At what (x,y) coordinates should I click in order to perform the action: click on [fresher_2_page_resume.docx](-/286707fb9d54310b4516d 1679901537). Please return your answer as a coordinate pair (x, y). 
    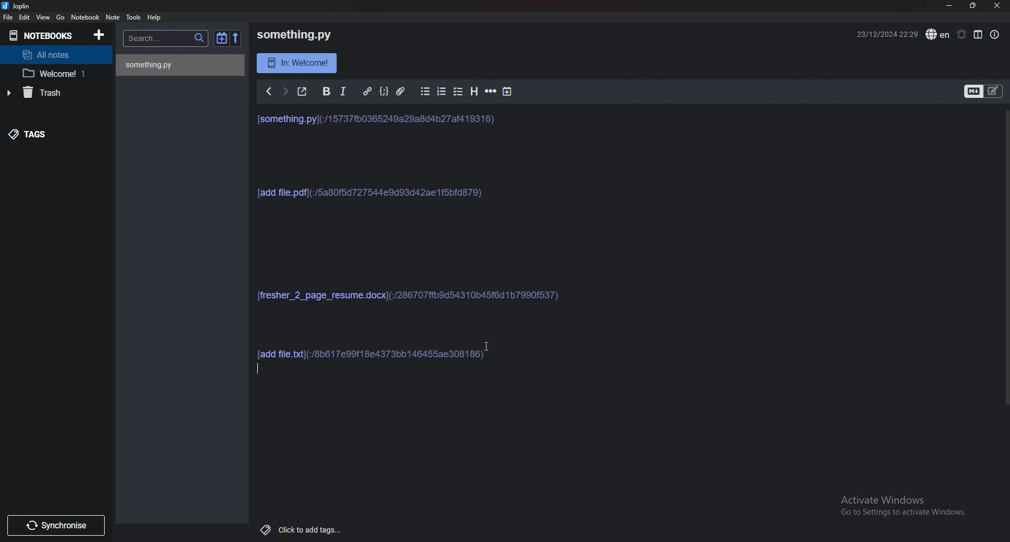
    Looking at the image, I should click on (408, 296).